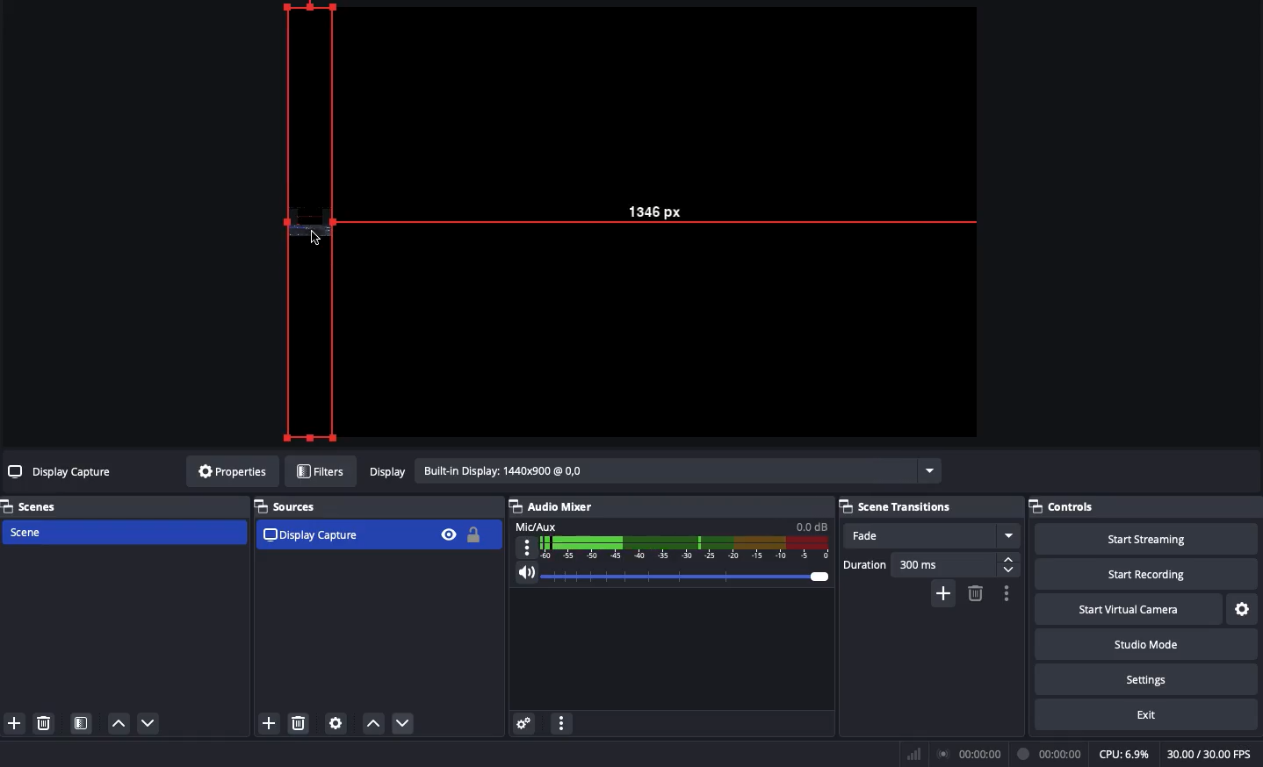  I want to click on Locked, so click(472, 534).